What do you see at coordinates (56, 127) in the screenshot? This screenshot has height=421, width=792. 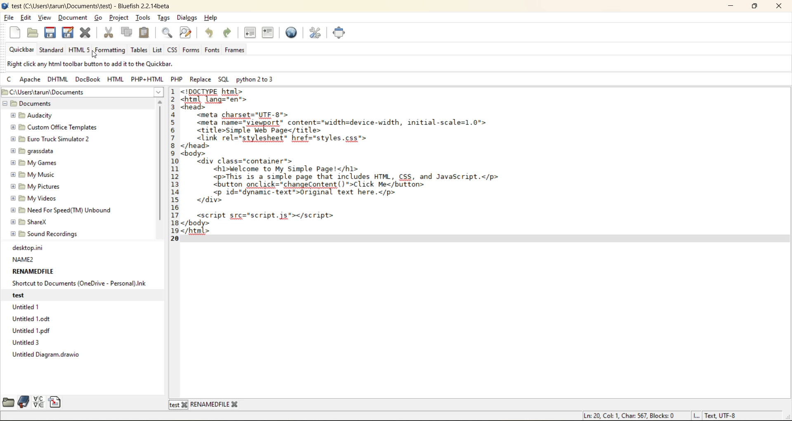 I see `@ 9 Custom Office Templates` at bounding box center [56, 127].